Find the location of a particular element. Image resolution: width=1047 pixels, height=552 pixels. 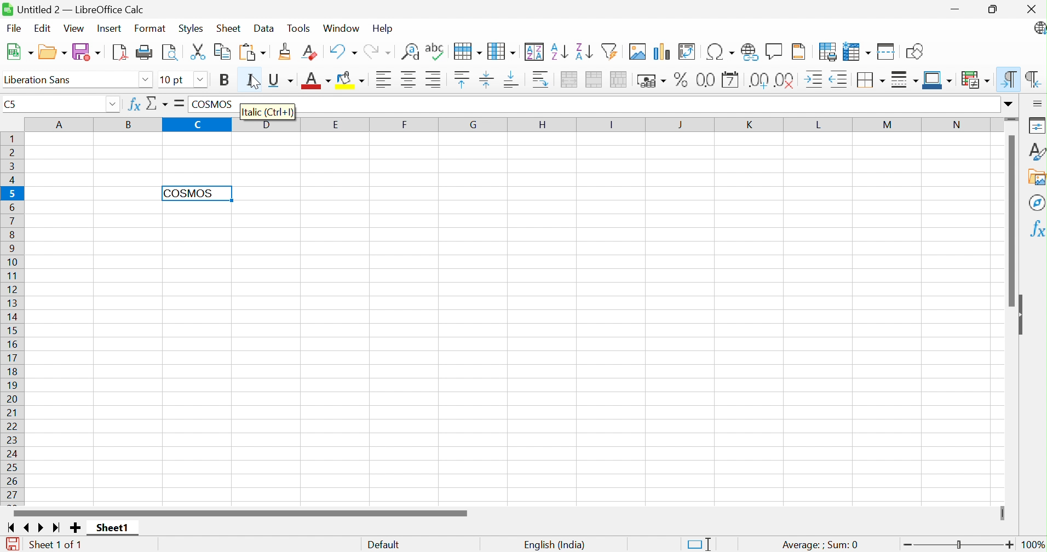

Styles is located at coordinates (191, 30).